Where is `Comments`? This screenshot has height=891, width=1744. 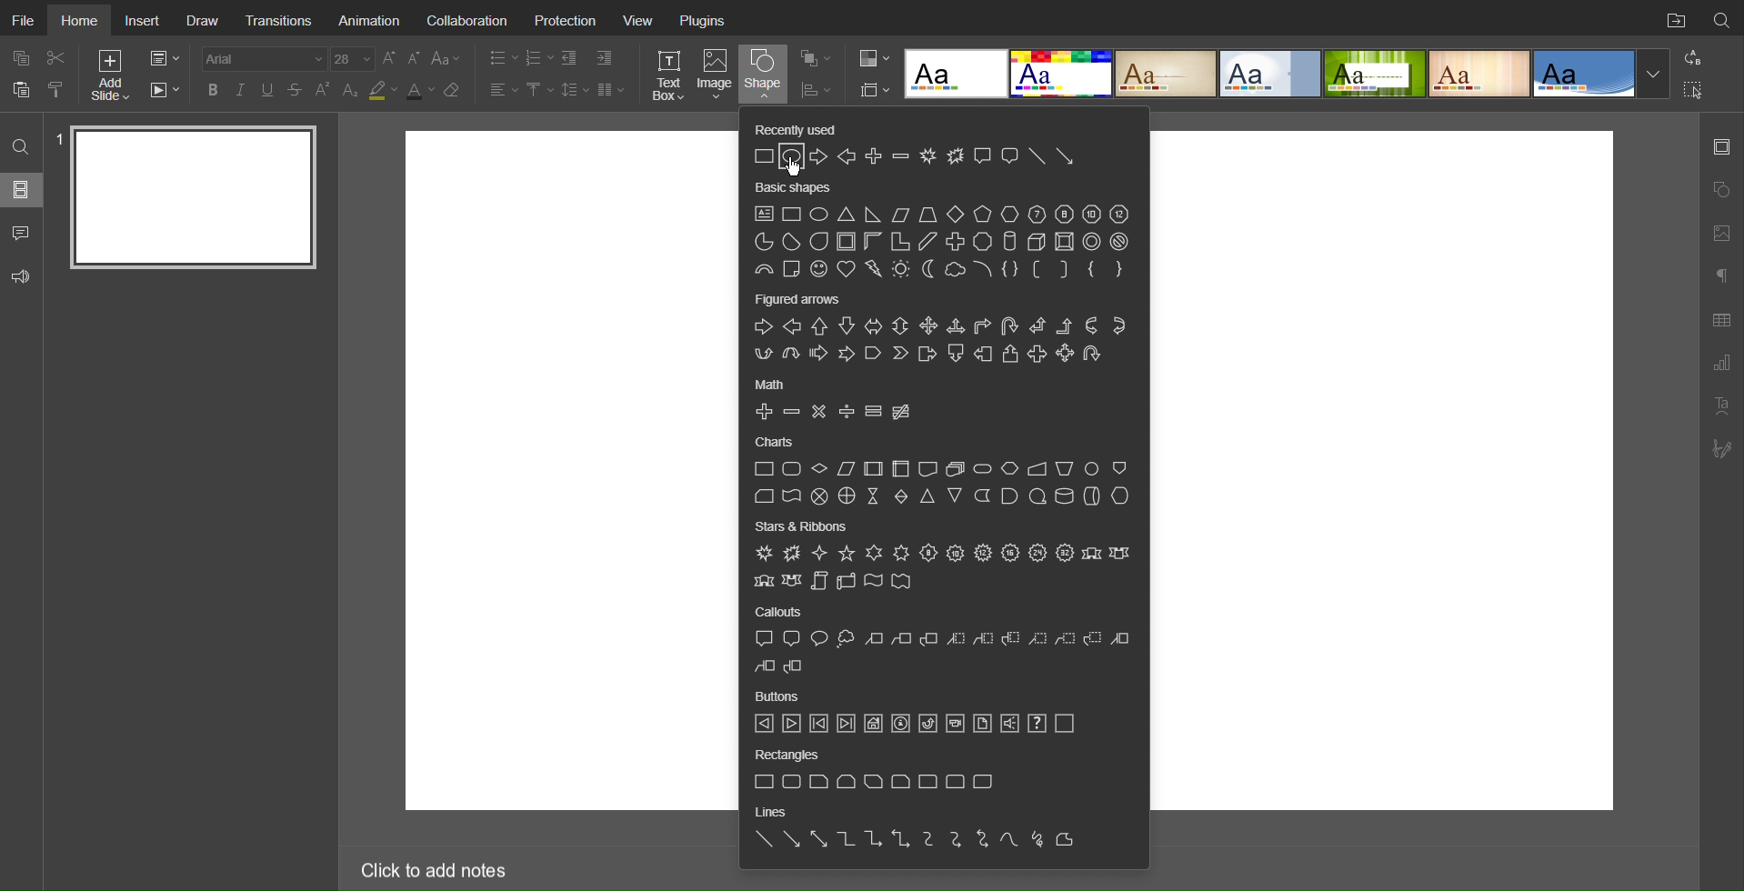
Comments is located at coordinates (23, 233).